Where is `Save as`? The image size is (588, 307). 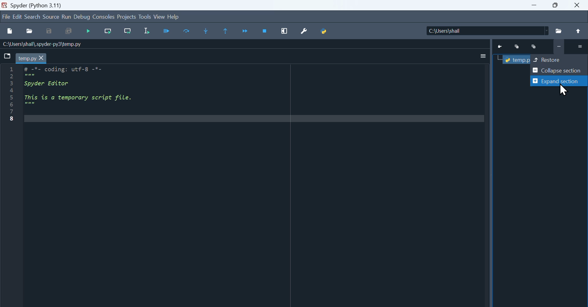 Save as is located at coordinates (49, 31).